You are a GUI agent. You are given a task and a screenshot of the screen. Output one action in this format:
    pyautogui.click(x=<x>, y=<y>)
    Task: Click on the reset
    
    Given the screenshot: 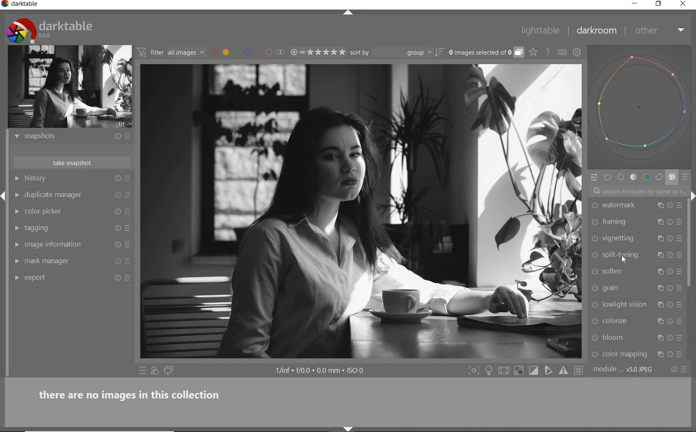 What is the action you would take?
    pyautogui.click(x=117, y=263)
    